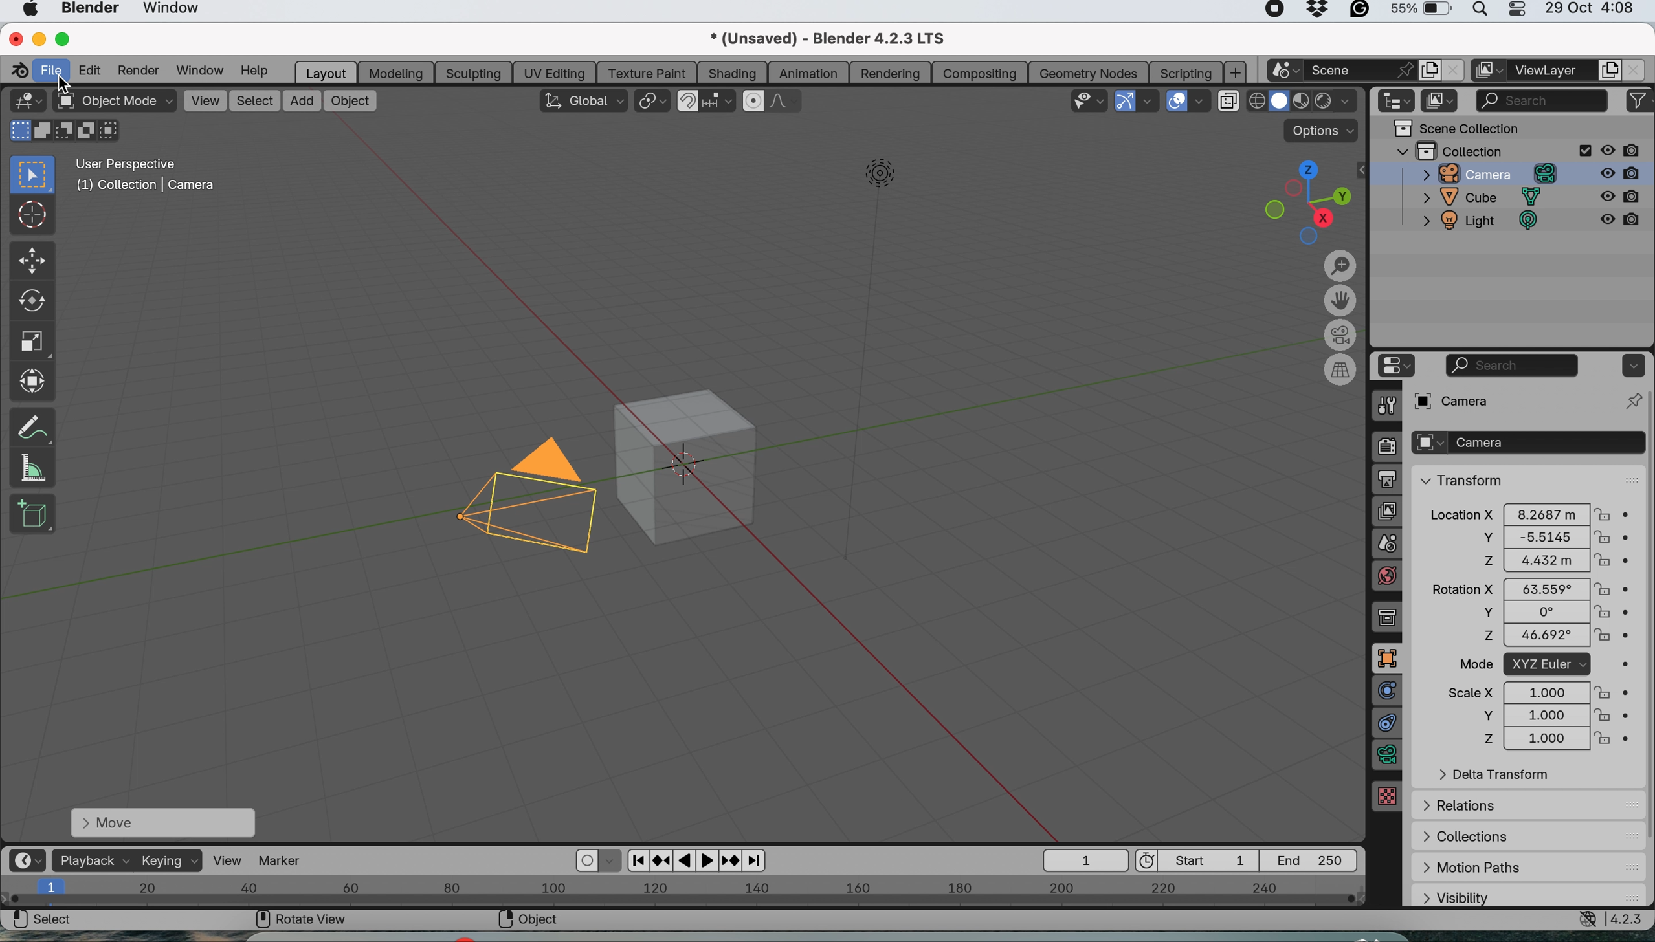  What do you see at coordinates (612, 861) in the screenshot?
I see `auto keyframing` at bounding box center [612, 861].